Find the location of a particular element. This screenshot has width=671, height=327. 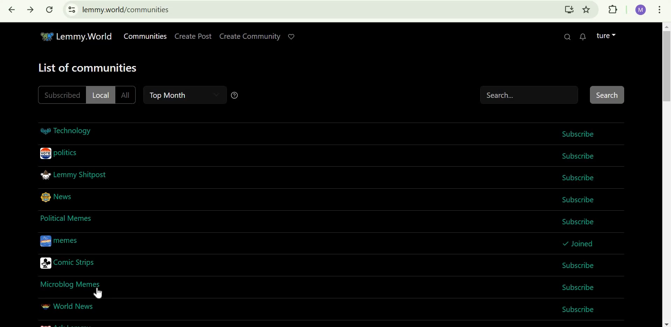

create post is located at coordinates (194, 36).